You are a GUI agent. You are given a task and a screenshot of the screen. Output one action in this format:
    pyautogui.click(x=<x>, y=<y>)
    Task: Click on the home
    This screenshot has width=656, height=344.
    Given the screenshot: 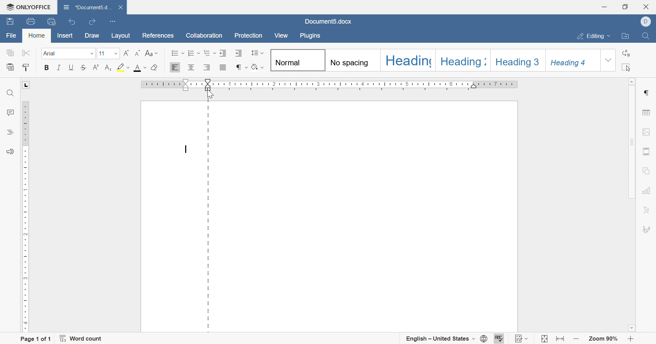 What is the action you would take?
    pyautogui.click(x=36, y=36)
    